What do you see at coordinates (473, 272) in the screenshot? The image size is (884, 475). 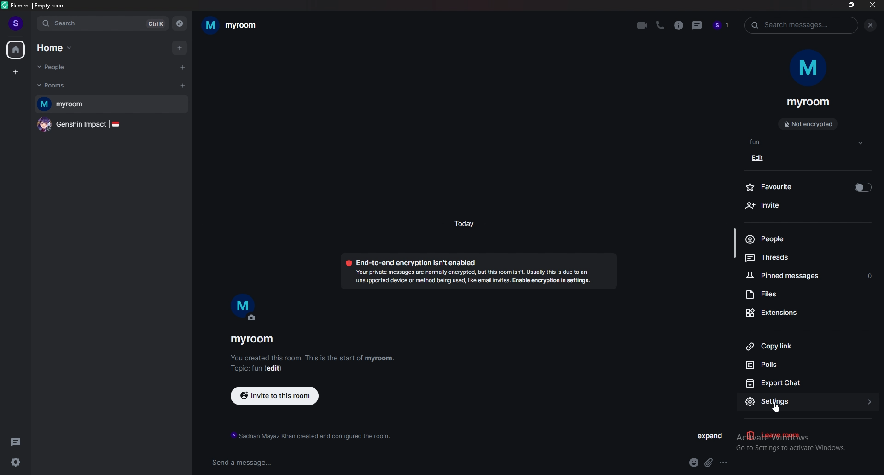 I see `Encryption enabled Messages in this room are end-to-end encrypted. When people join, you can verify them in their profile, just tap on their profile picture.` at bounding box center [473, 272].